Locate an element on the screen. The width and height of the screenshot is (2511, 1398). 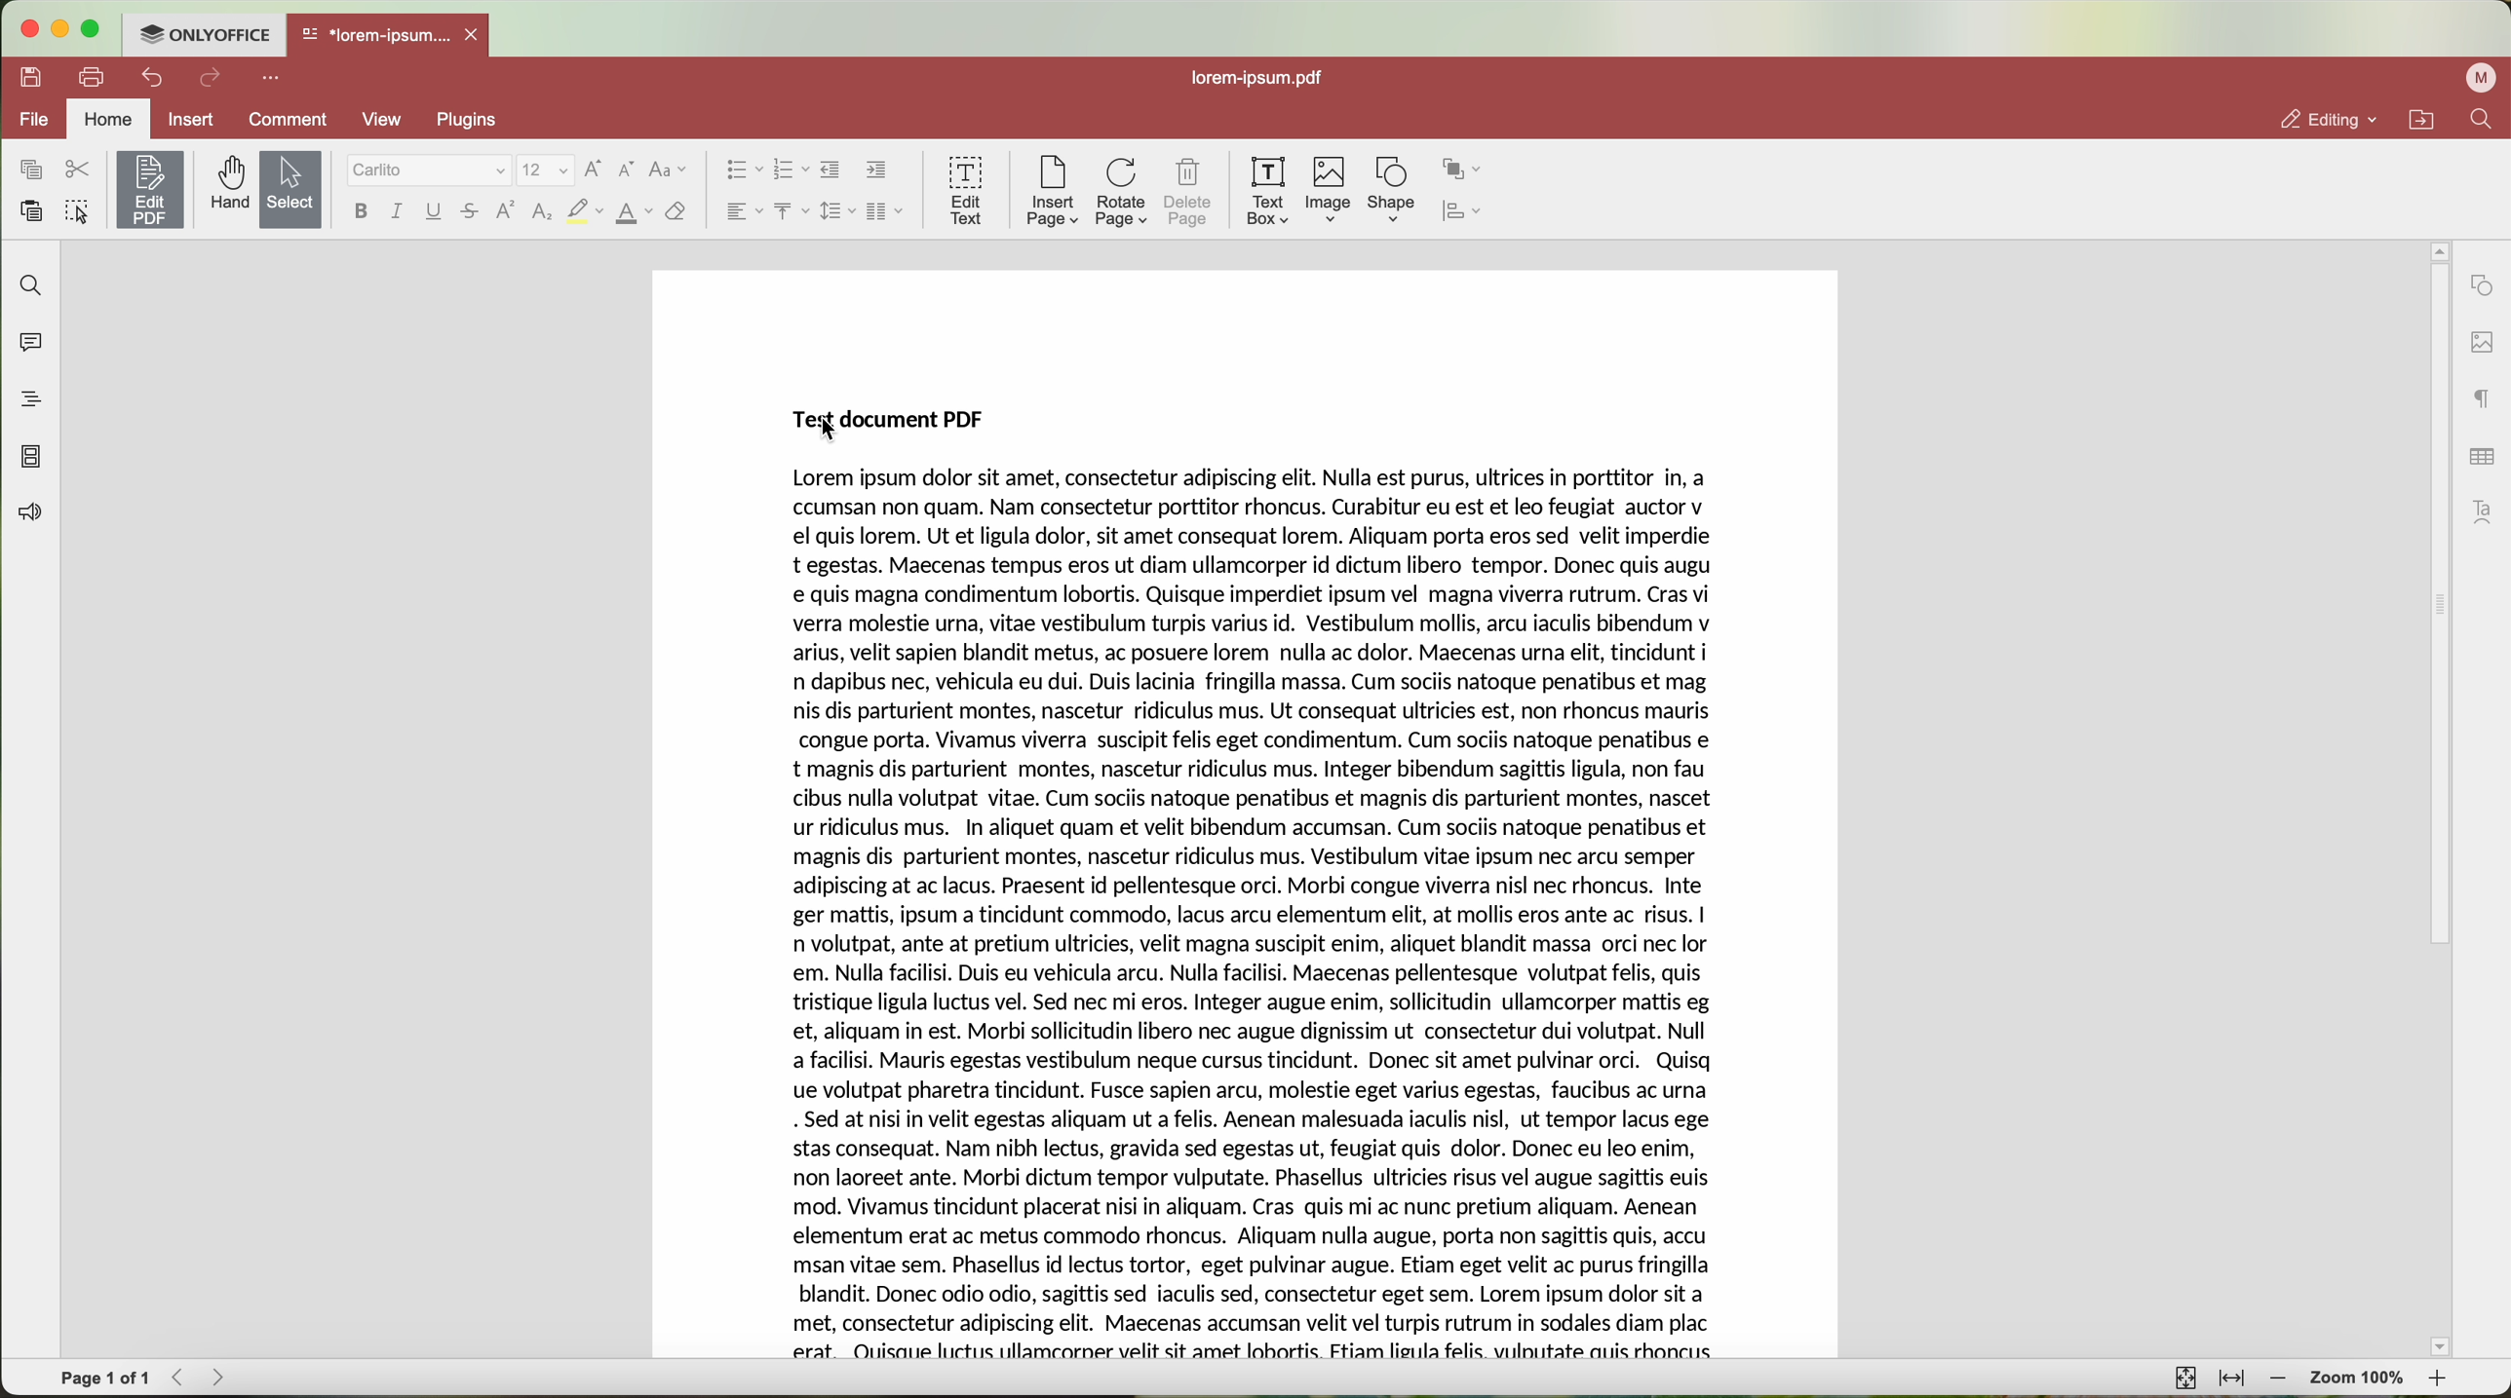
Carlito is located at coordinates (427, 170).